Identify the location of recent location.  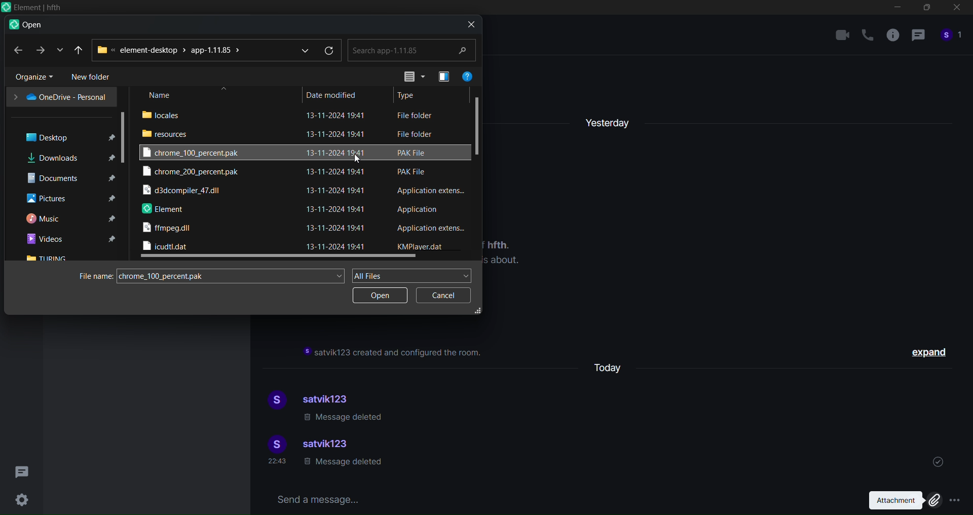
(58, 50).